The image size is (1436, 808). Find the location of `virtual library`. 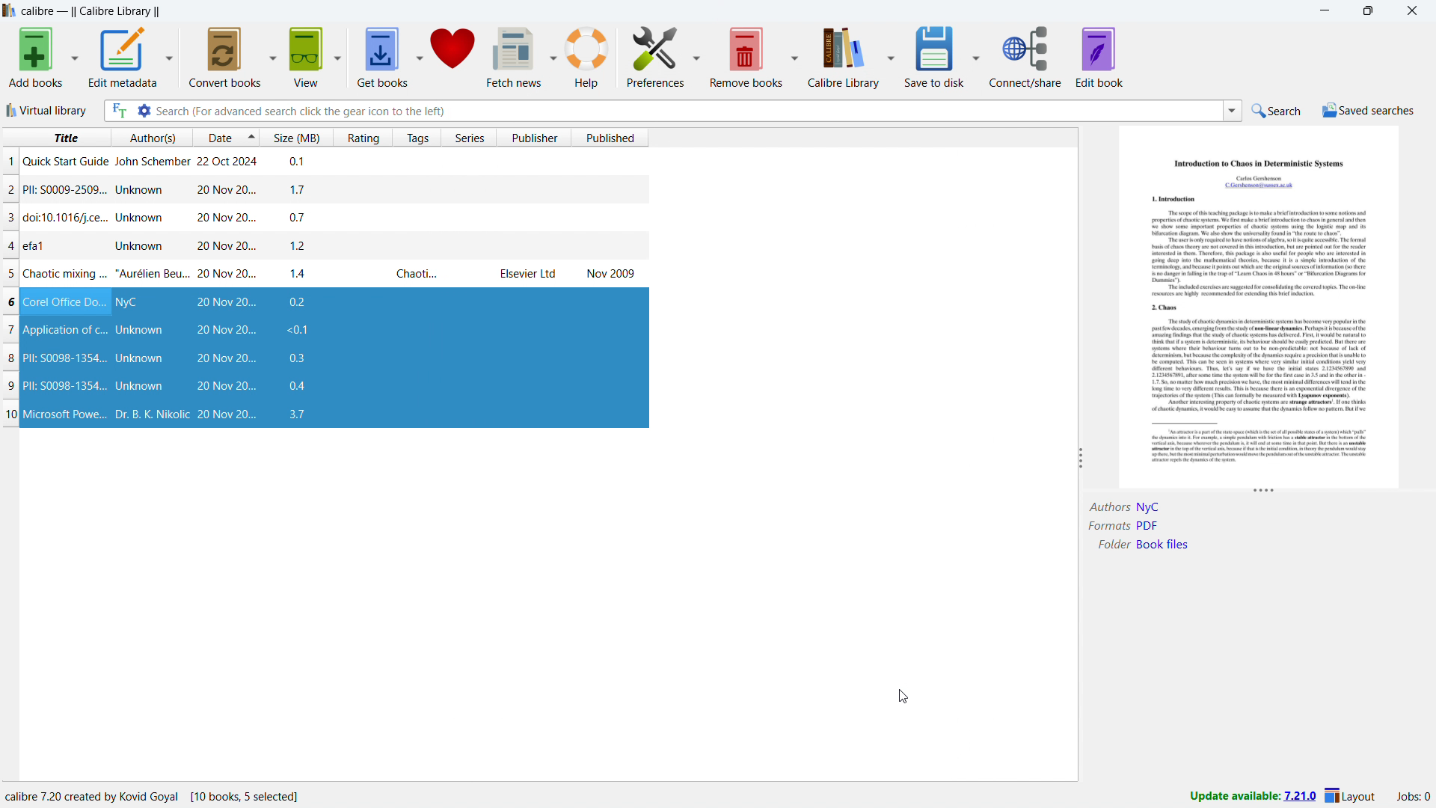

virtual library is located at coordinates (46, 109).